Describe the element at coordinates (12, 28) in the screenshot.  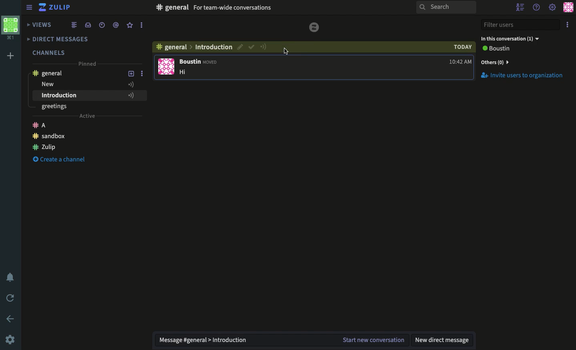
I see `Workspace profile` at that location.